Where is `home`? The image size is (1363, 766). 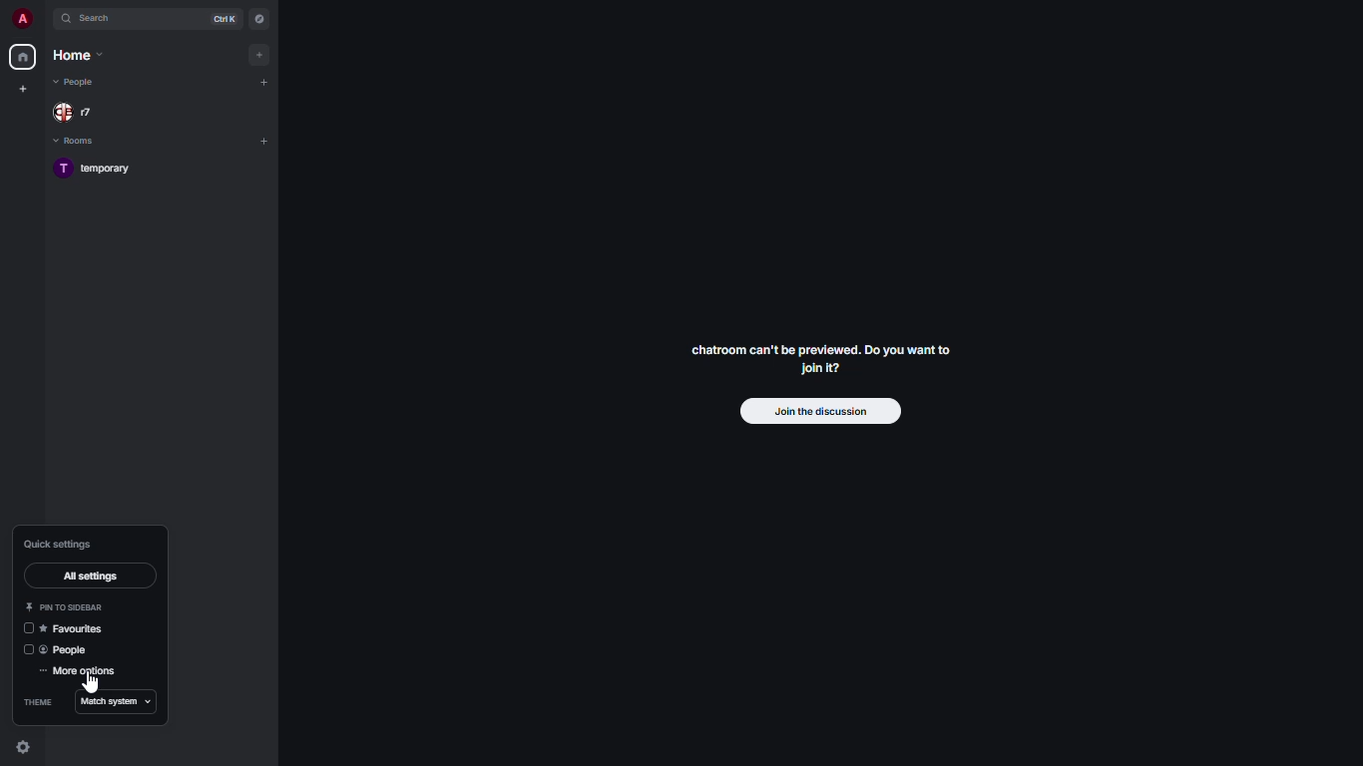
home is located at coordinates (24, 58).